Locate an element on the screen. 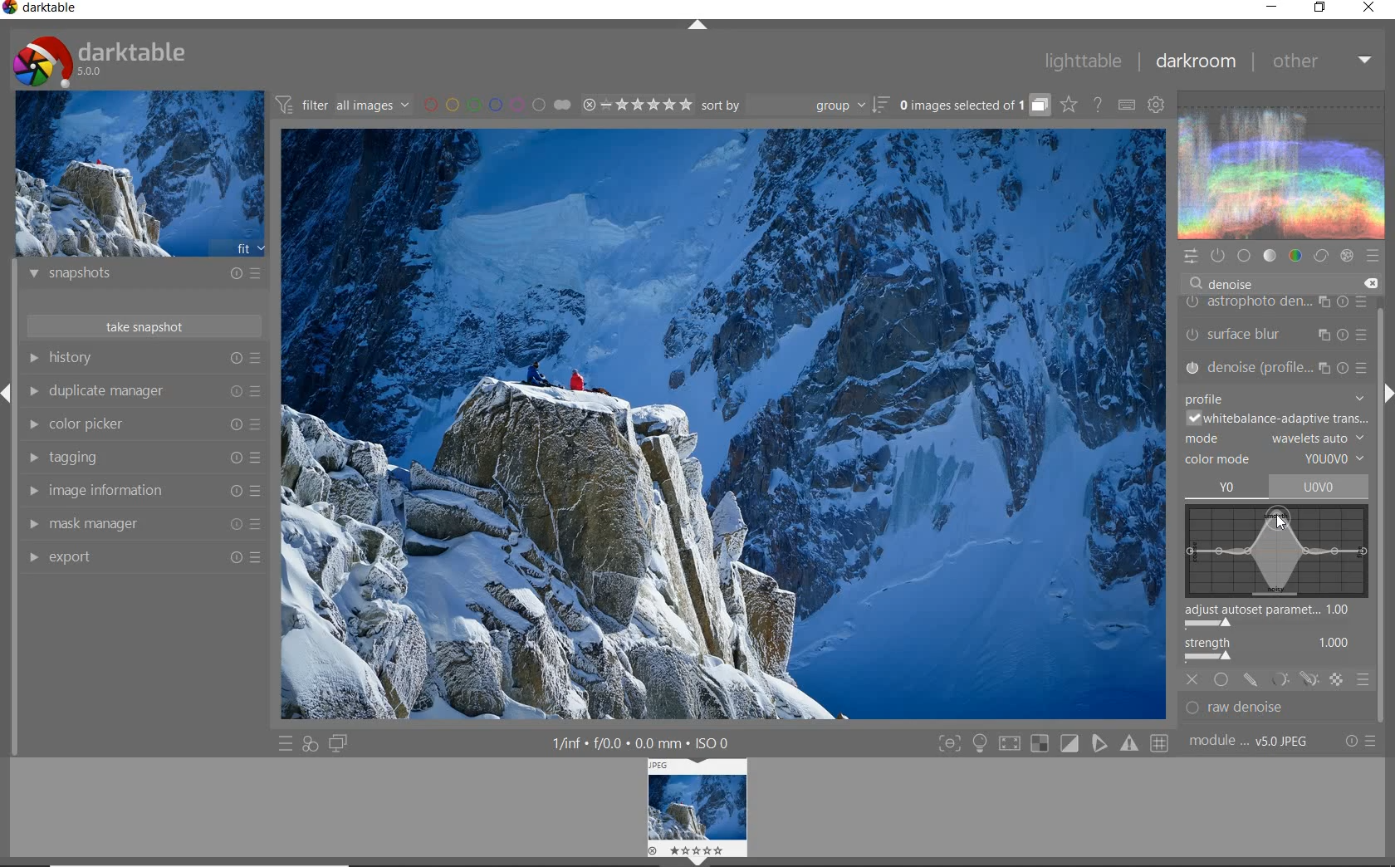  tagging is located at coordinates (143, 458).